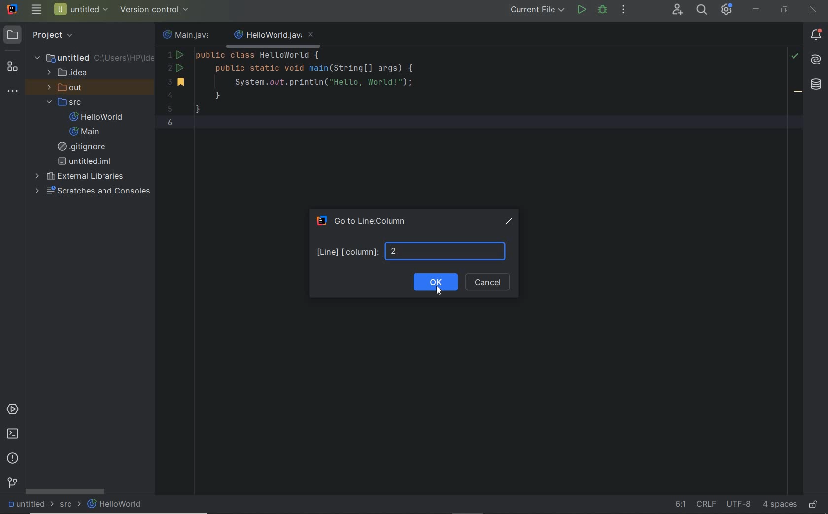  Describe the element at coordinates (510, 222) in the screenshot. I see `close` at that location.